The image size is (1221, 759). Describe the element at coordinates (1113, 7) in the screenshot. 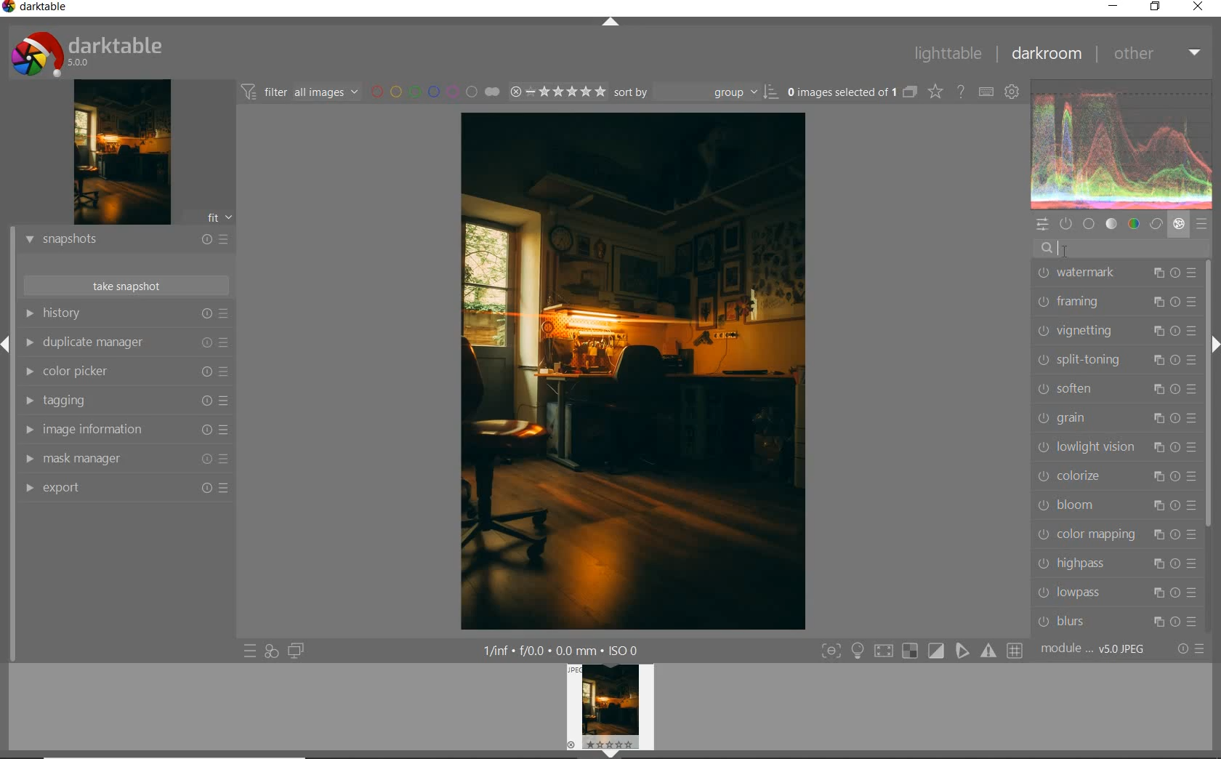

I see `minimize` at that location.